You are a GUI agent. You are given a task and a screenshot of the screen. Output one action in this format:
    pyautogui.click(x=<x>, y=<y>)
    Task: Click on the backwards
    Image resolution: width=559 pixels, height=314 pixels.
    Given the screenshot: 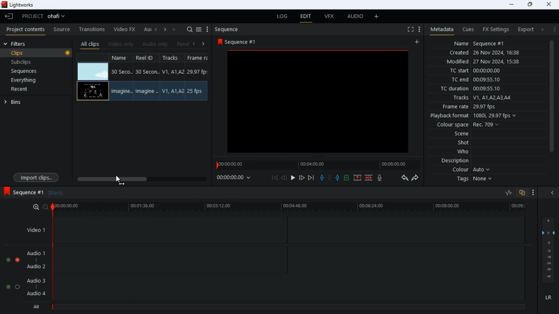 What is the action you would take?
    pyautogui.click(x=404, y=178)
    